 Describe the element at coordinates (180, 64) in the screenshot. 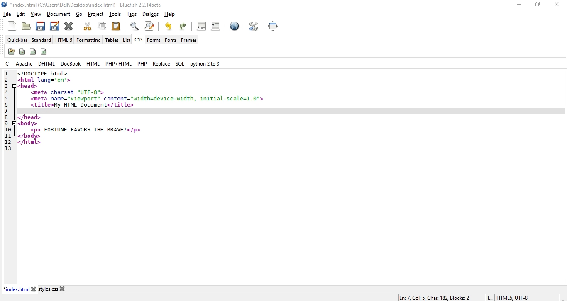

I see `sql` at that location.